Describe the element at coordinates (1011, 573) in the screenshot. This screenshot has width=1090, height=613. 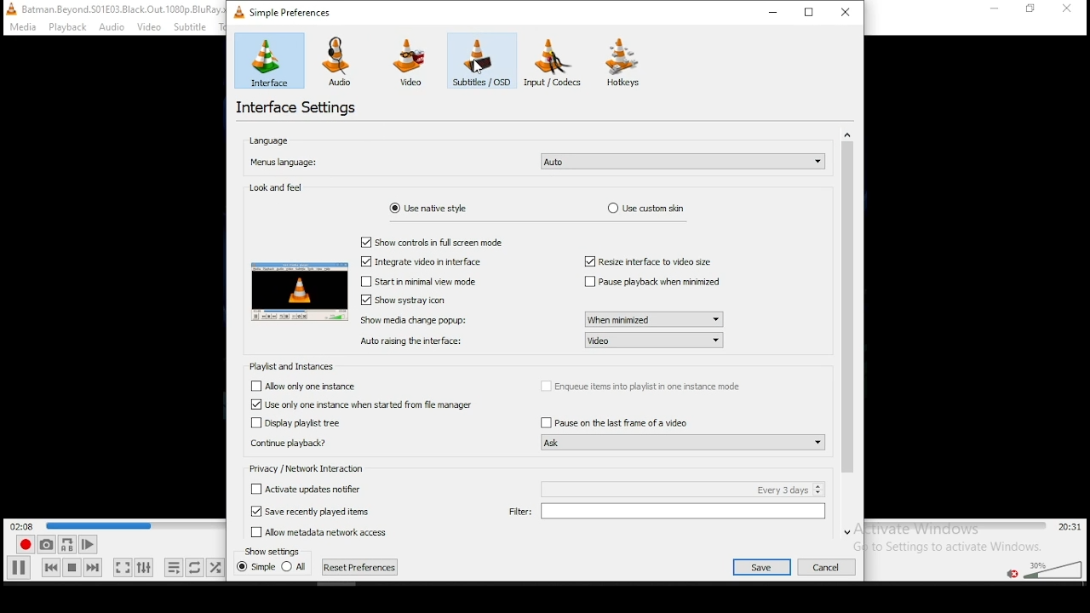
I see `mute/unmute` at that location.